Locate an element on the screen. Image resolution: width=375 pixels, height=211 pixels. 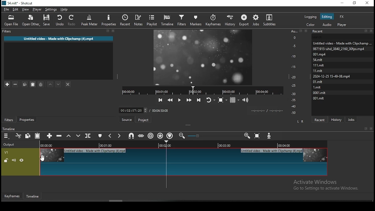
file is located at coordinates (6, 9).